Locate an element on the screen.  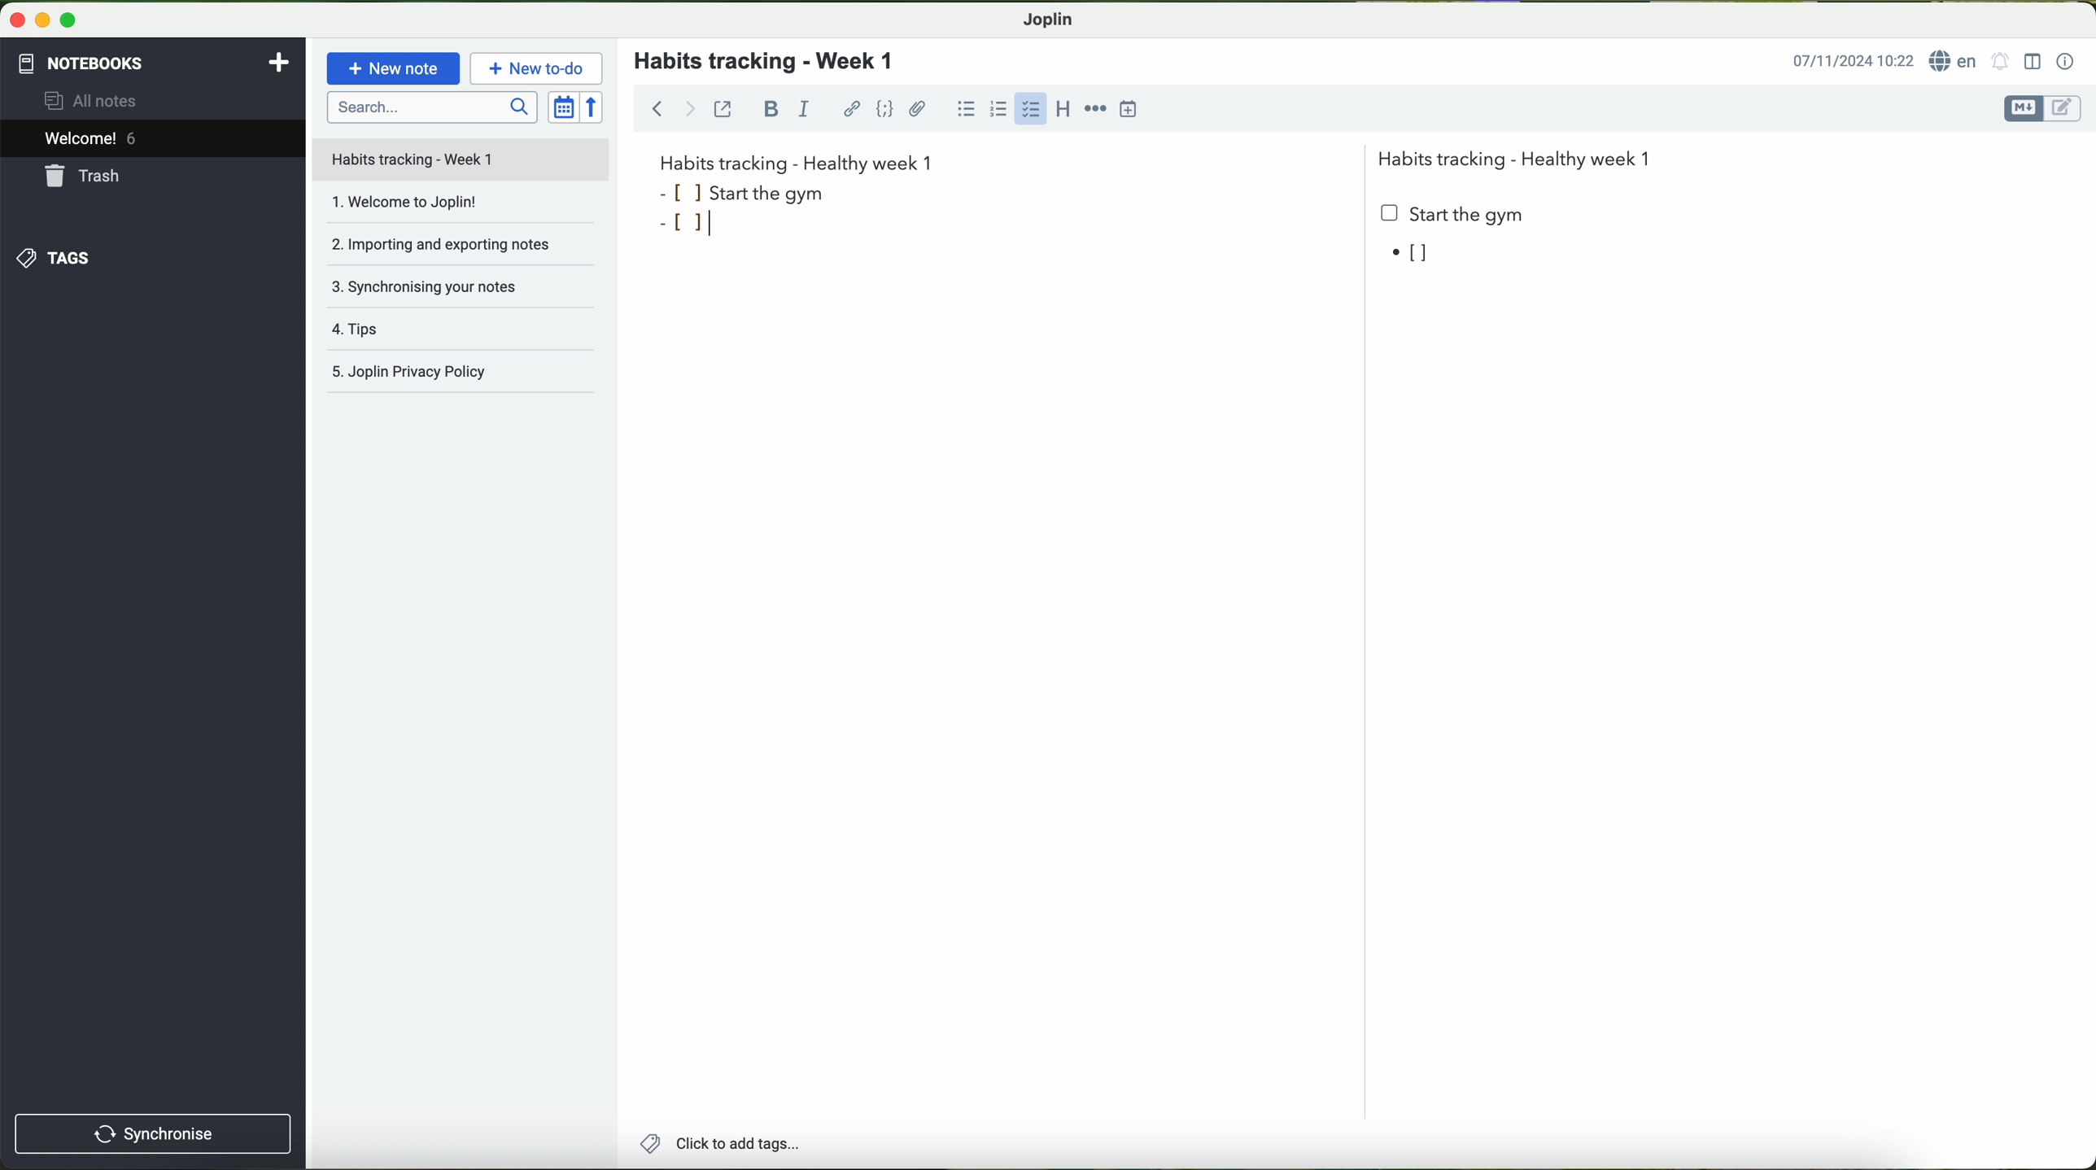
italic is located at coordinates (804, 107).